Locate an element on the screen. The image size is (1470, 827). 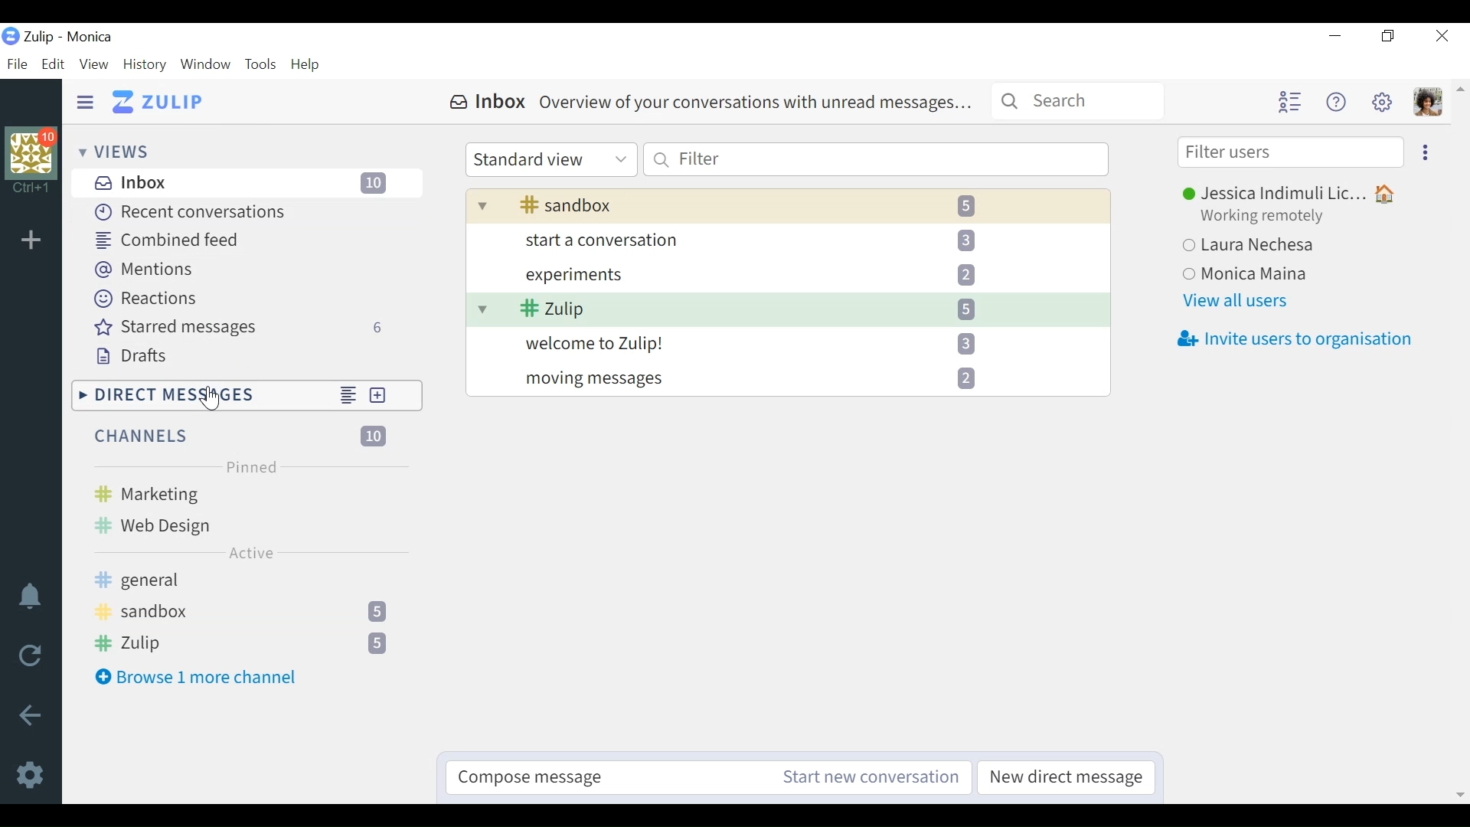
Recent conversations is located at coordinates (204, 213).